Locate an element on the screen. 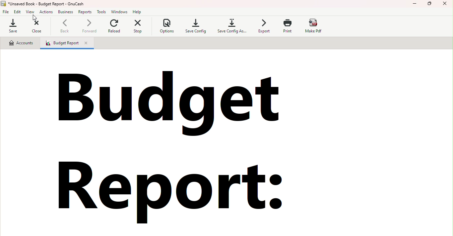 The height and width of the screenshot is (236, 453). Accounts is located at coordinates (21, 43).